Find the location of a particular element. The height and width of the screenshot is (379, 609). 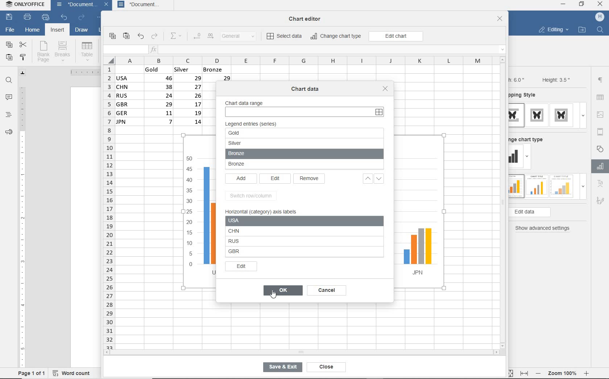

draw is located at coordinates (82, 31).